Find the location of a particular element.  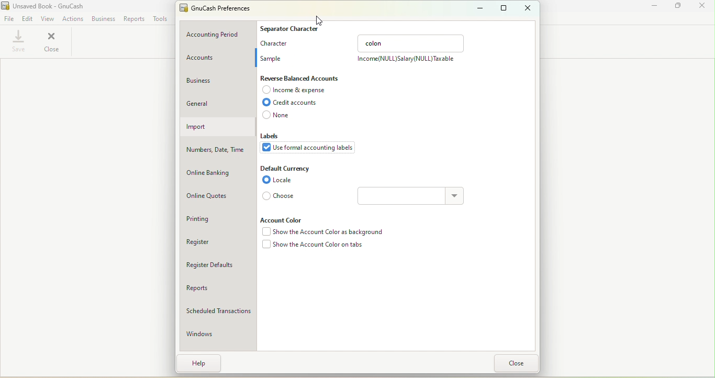

View is located at coordinates (48, 17).